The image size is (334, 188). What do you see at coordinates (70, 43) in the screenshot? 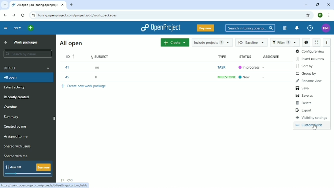
I see `All open` at bounding box center [70, 43].